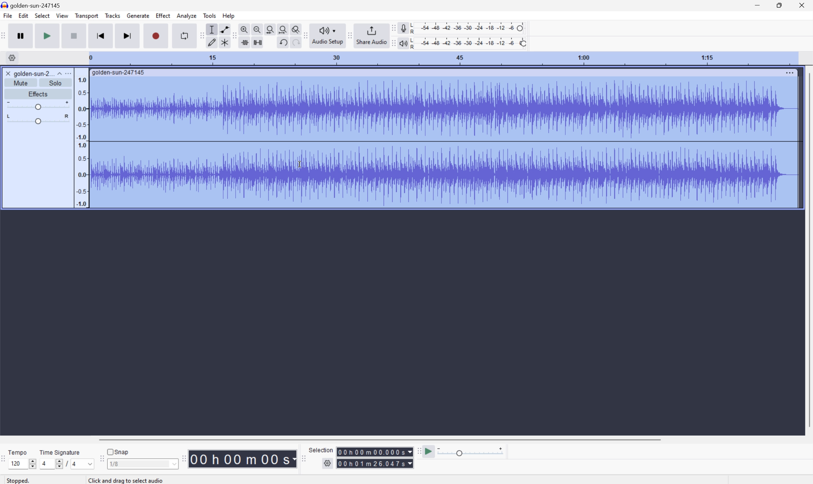 The image size is (813, 484). What do you see at coordinates (128, 480) in the screenshot?
I see `` at bounding box center [128, 480].